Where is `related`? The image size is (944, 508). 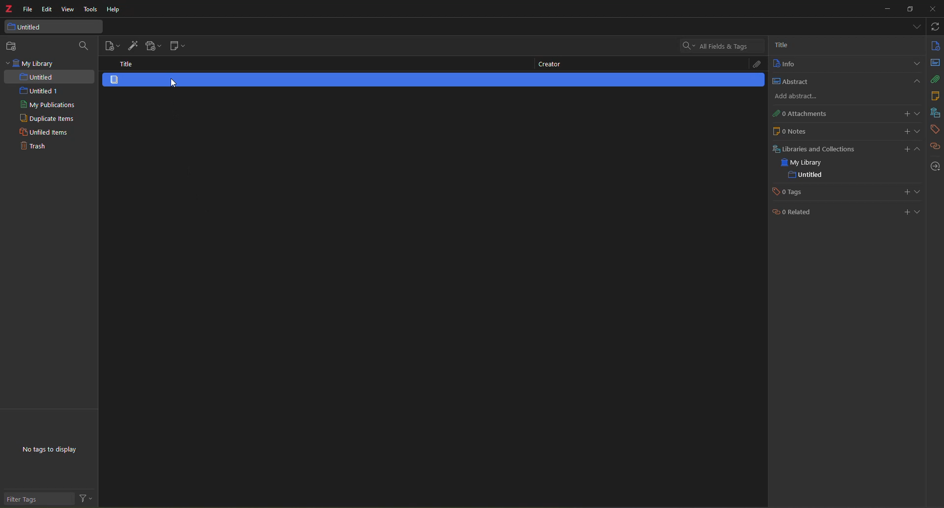 related is located at coordinates (936, 146).